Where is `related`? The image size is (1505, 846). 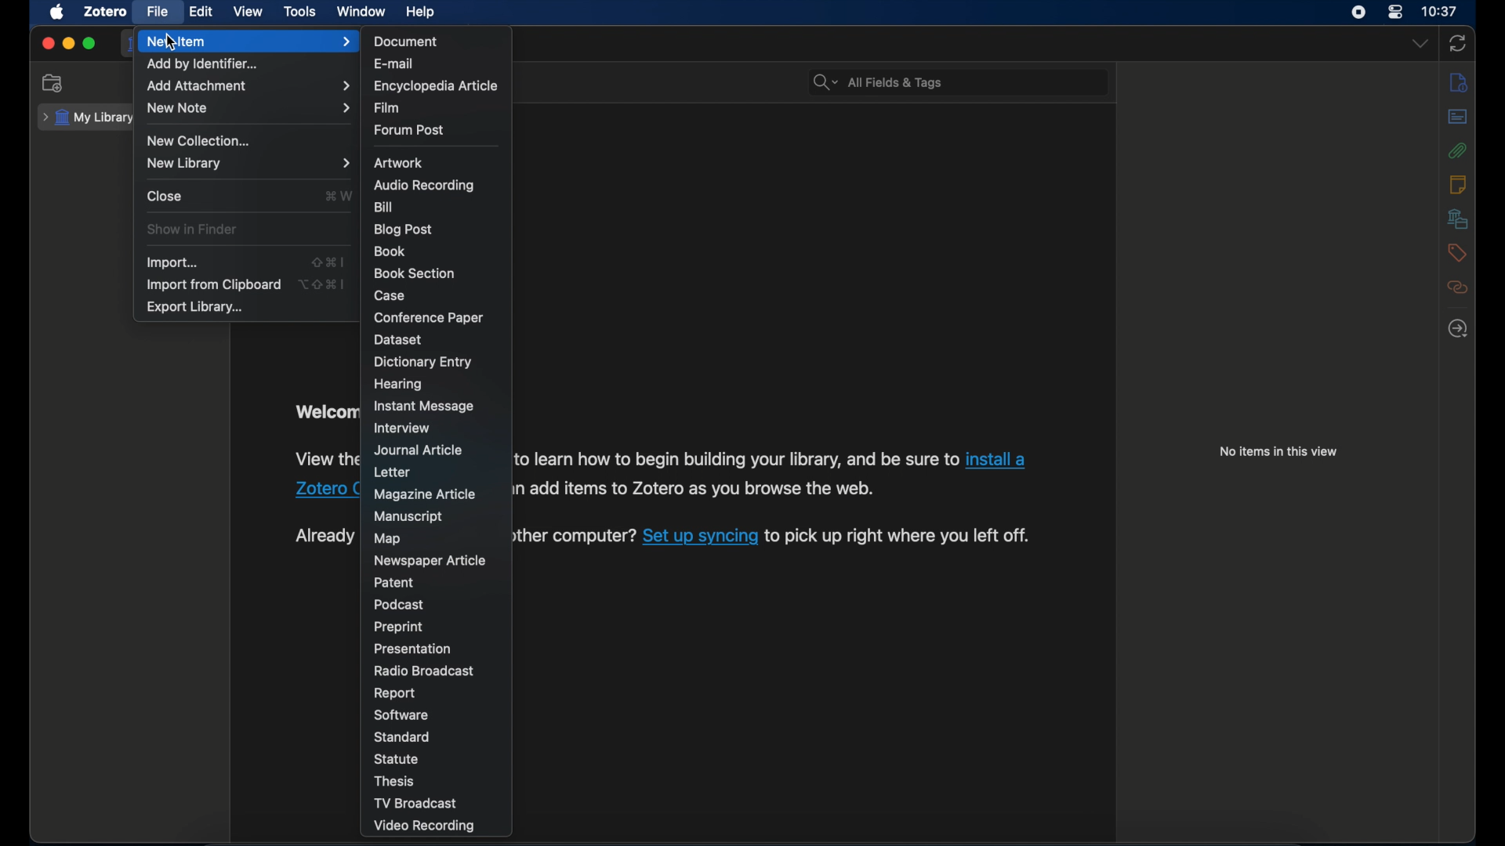
related is located at coordinates (1457, 287).